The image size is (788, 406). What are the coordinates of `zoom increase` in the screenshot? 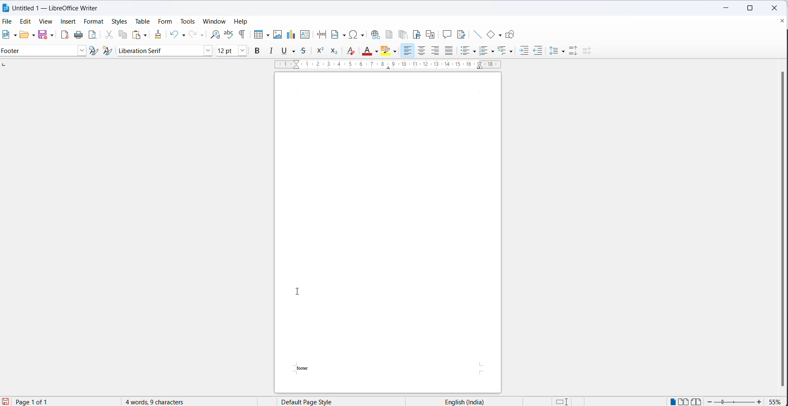 It's located at (761, 401).